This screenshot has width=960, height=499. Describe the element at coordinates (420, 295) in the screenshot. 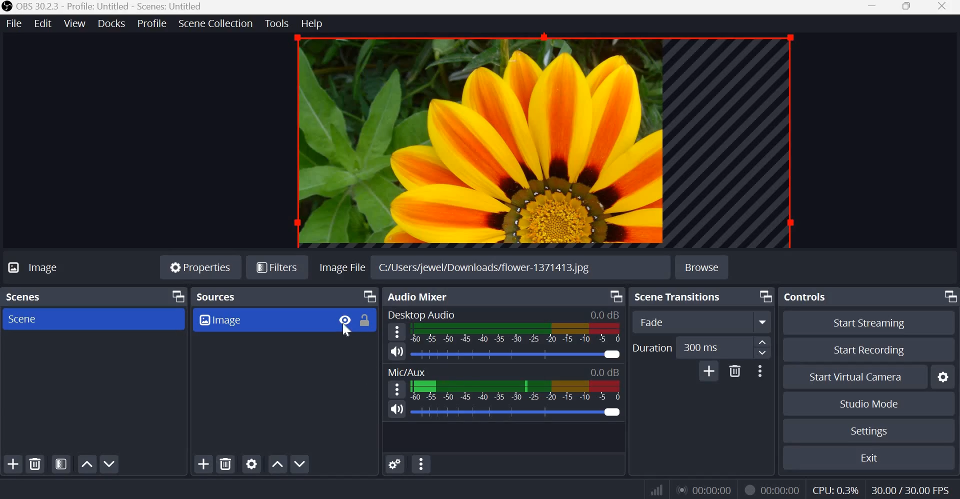

I see `Audio Mixer` at that location.